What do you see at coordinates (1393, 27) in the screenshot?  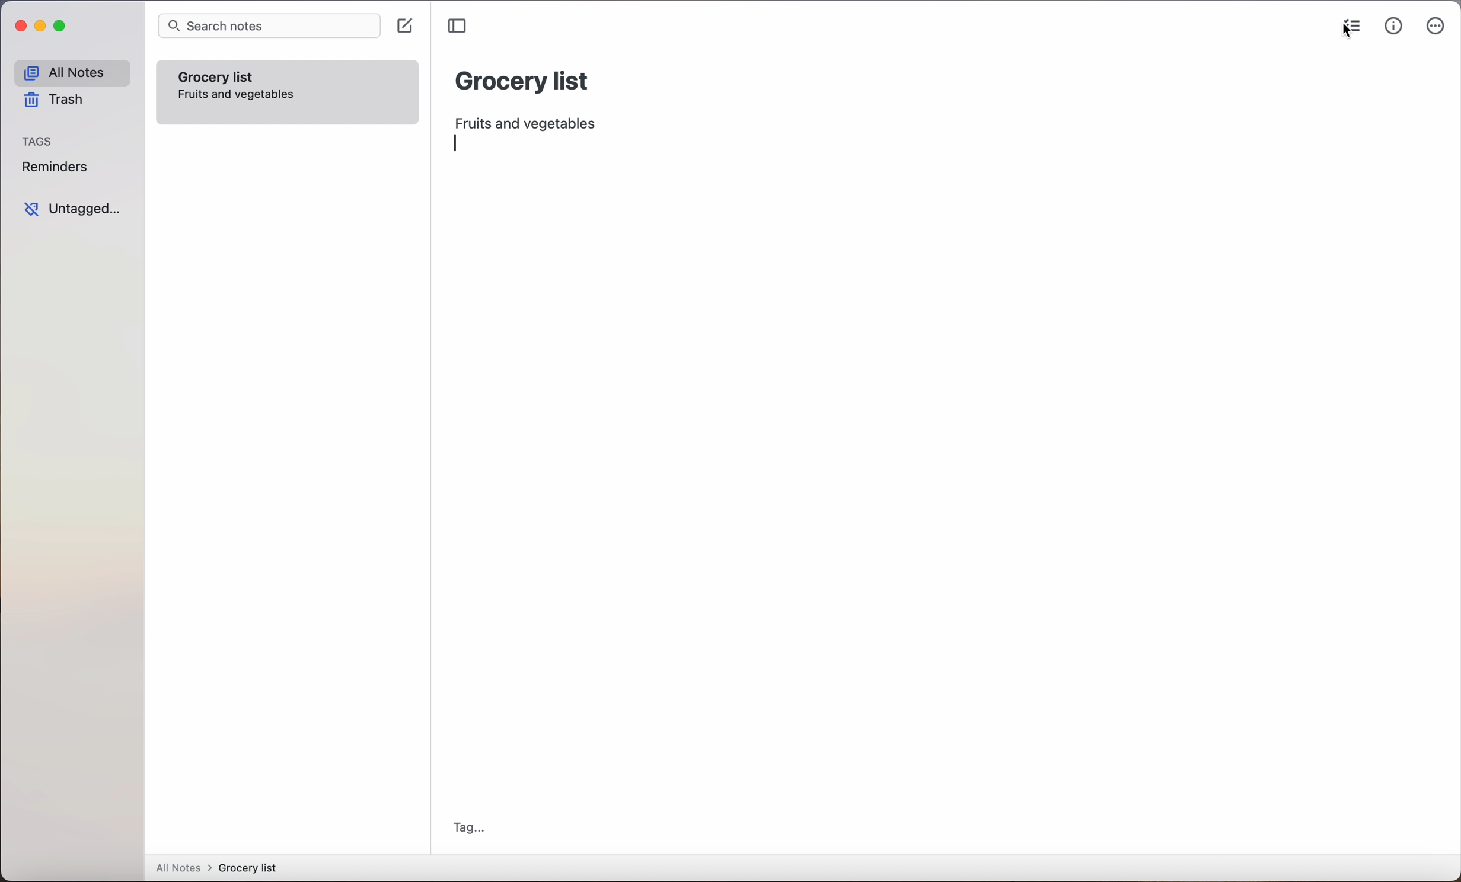 I see `metrics` at bounding box center [1393, 27].